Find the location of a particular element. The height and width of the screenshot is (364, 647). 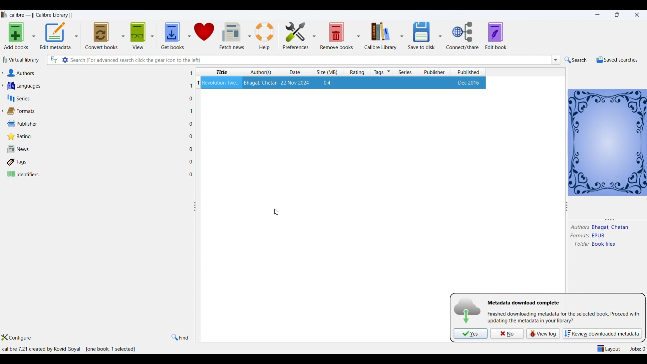

Connect/share is located at coordinates (464, 36).